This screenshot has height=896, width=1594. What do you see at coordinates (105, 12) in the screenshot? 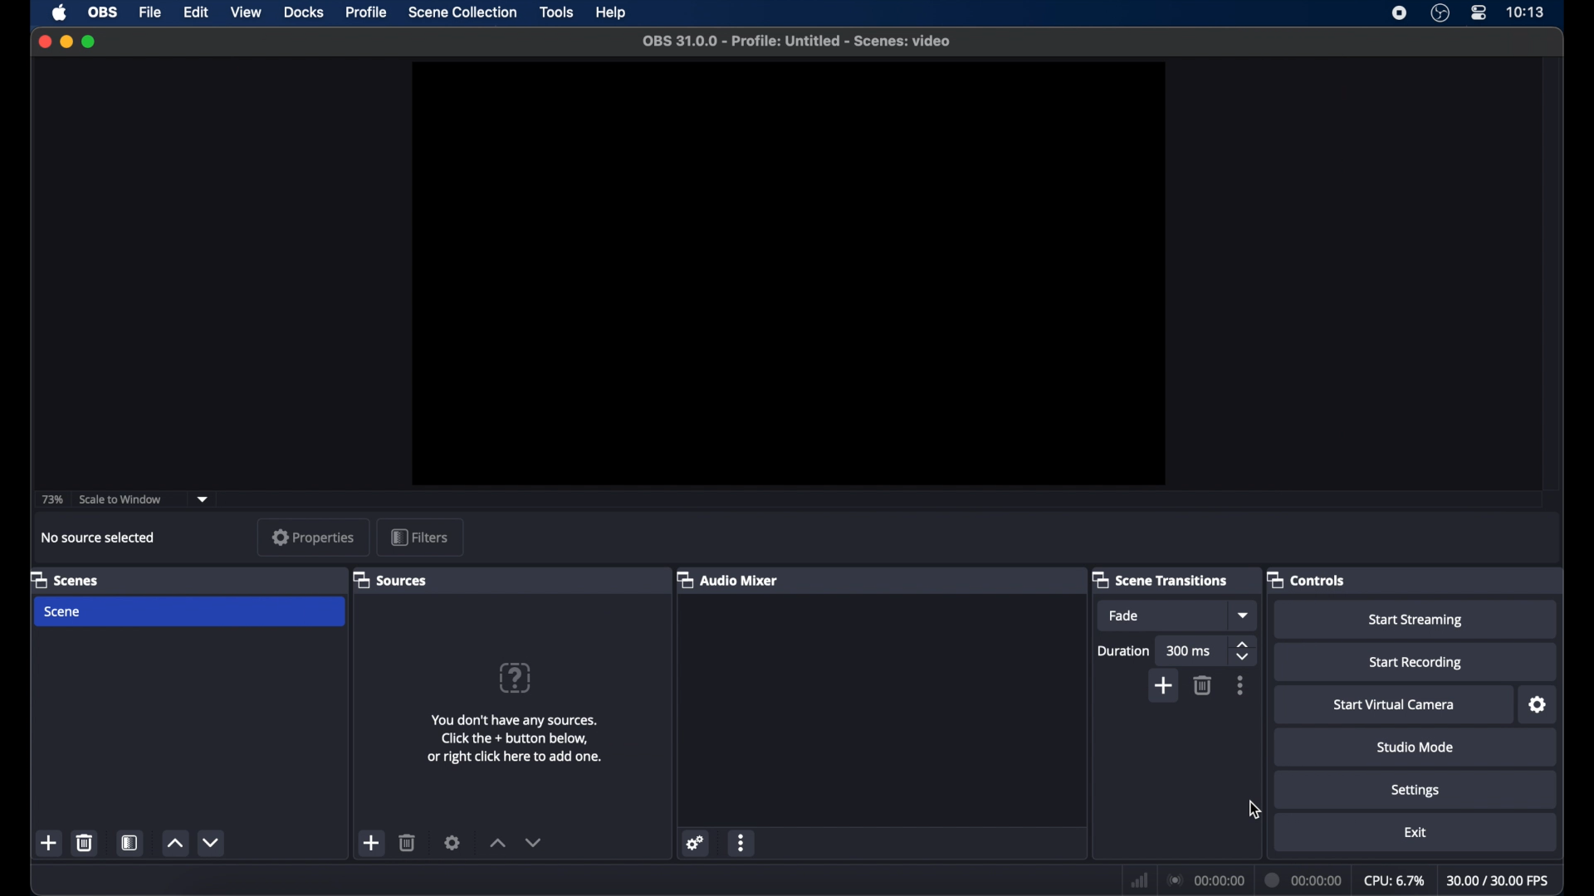
I see `obs` at bounding box center [105, 12].